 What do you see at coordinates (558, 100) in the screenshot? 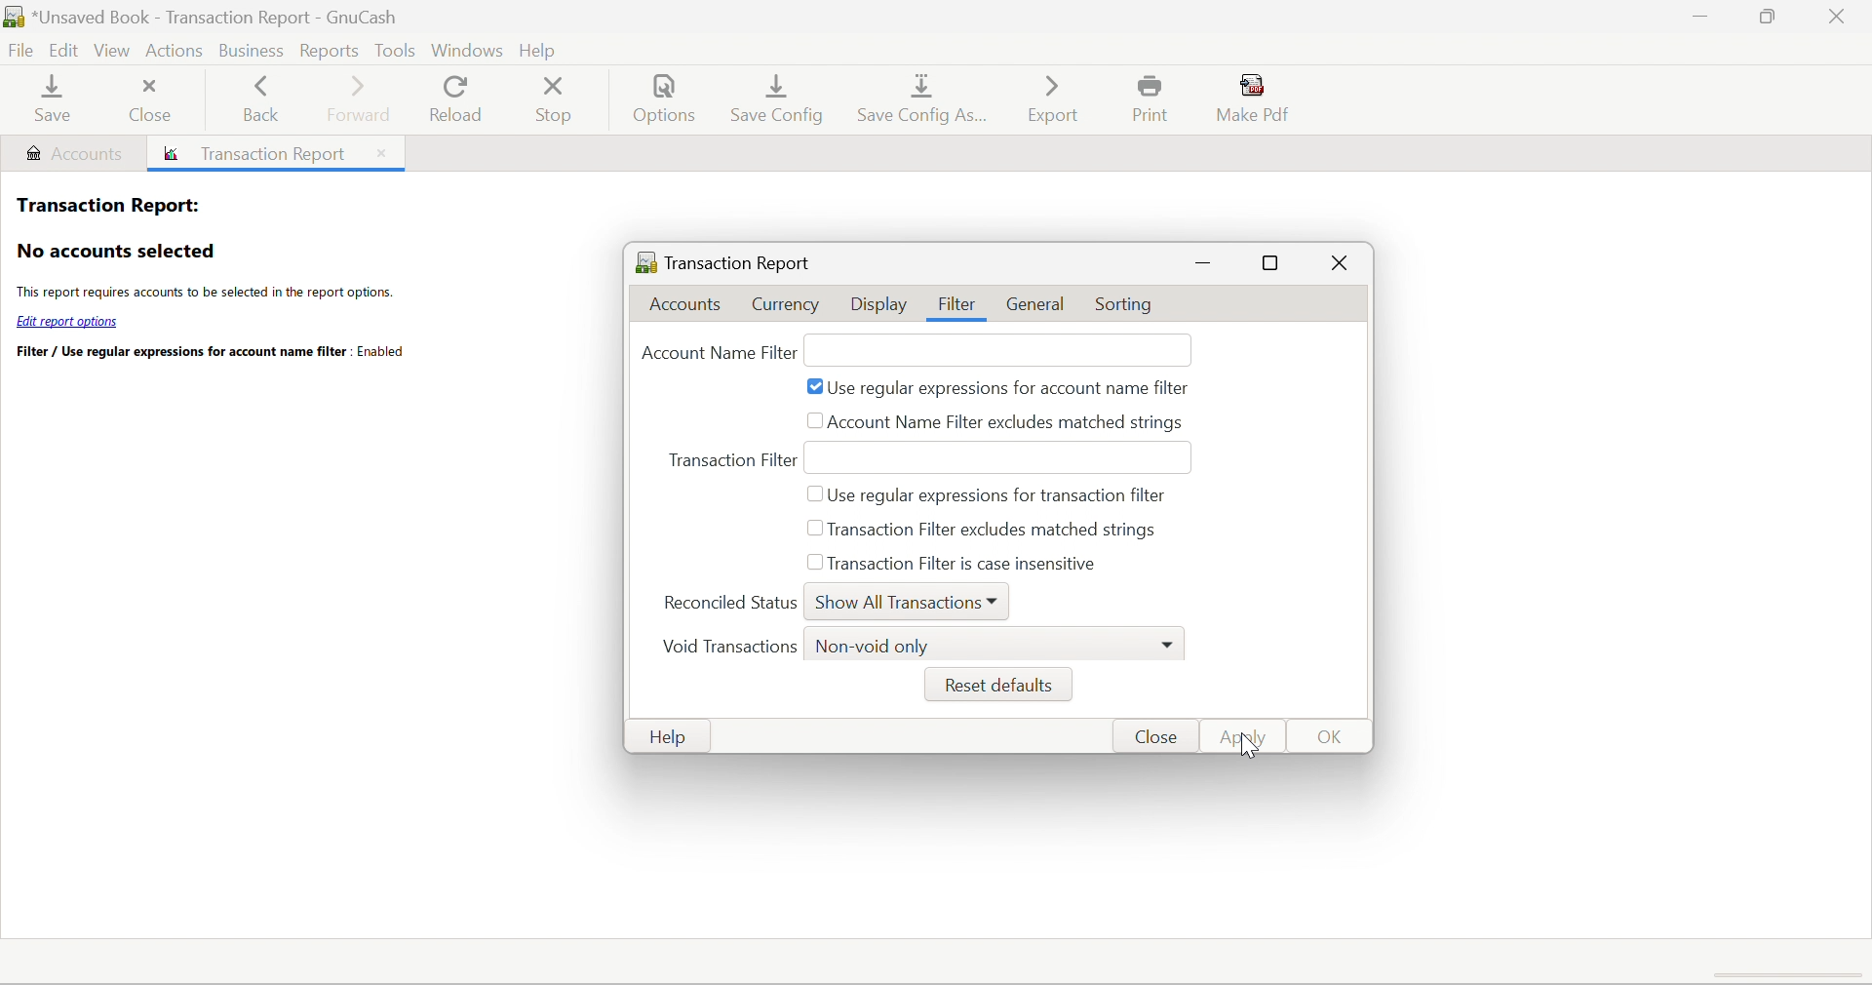
I see `Stop` at bounding box center [558, 100].